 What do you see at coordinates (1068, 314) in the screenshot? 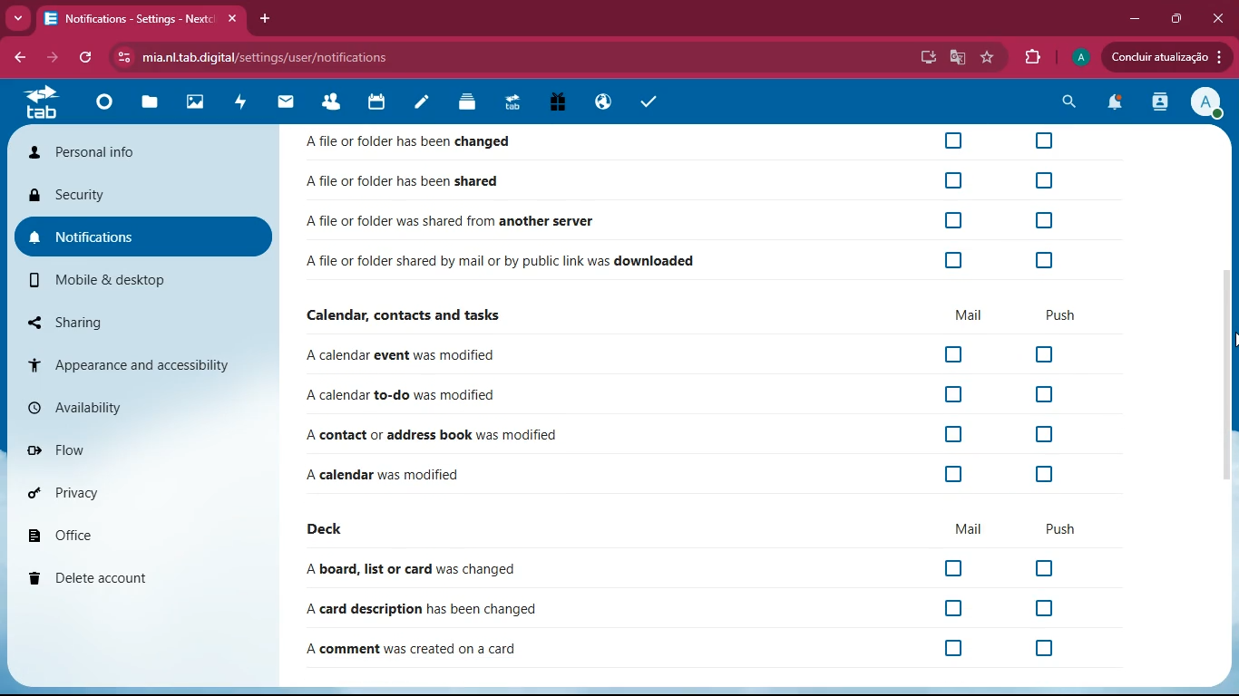
I see `push` at bounding box center [1068, 314].